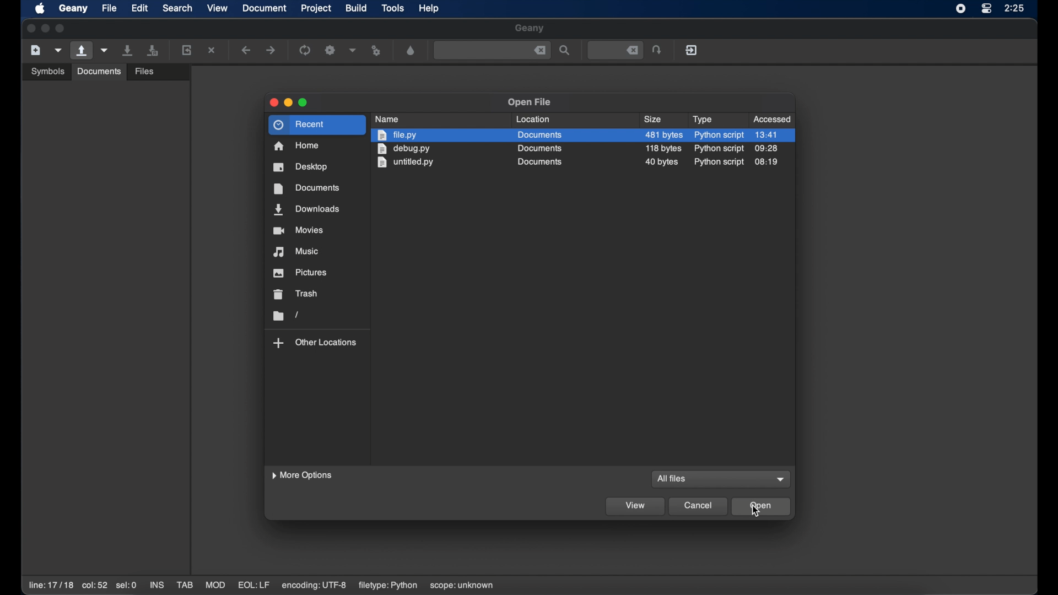 The height and width of the screenshot is (595, 1058). What do you see at coordinates (297, 294) in the screenshot?
I see `trash` at bounding box center [297, 294].